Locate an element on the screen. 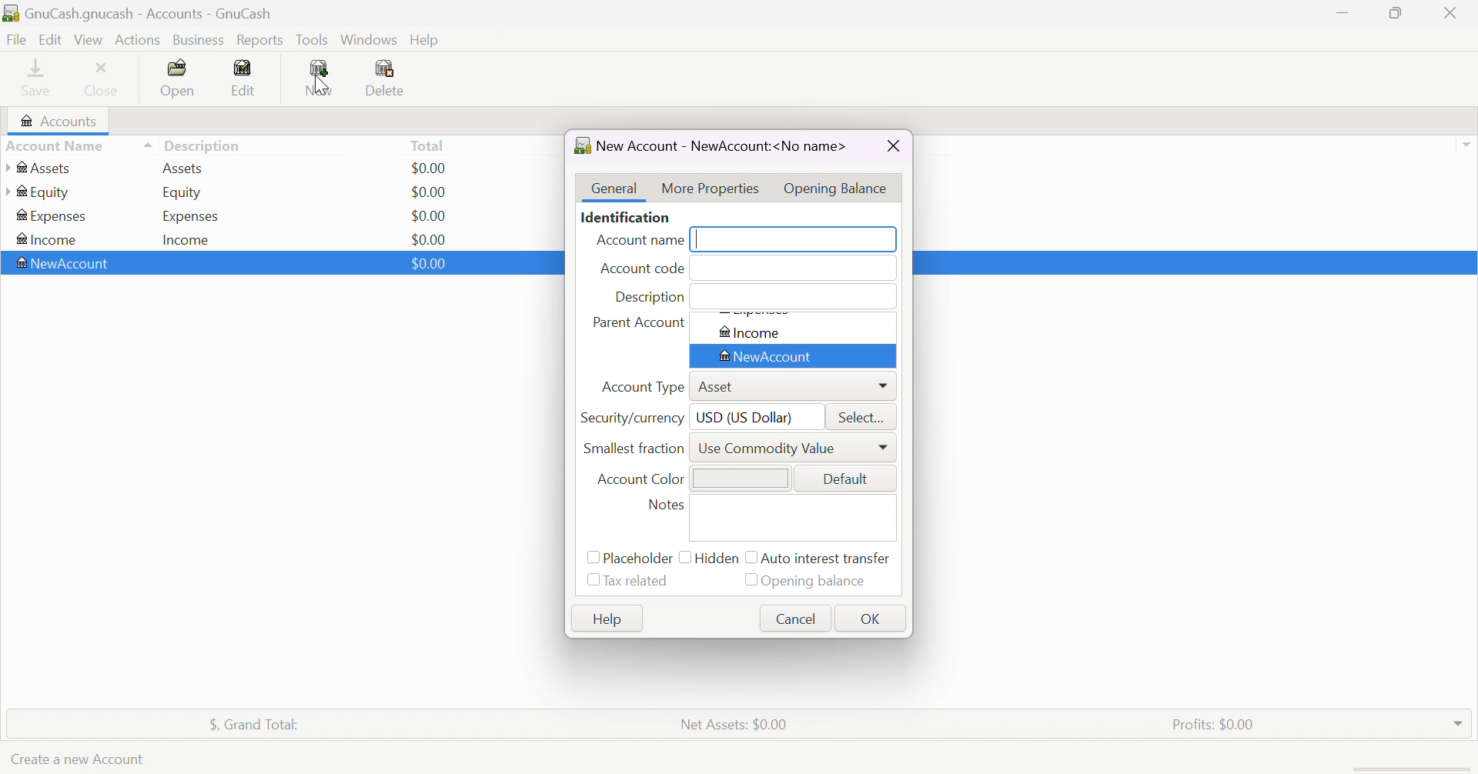 This screenshot has height=774, width=1478. DropDown is located at coordinates (883, 447).